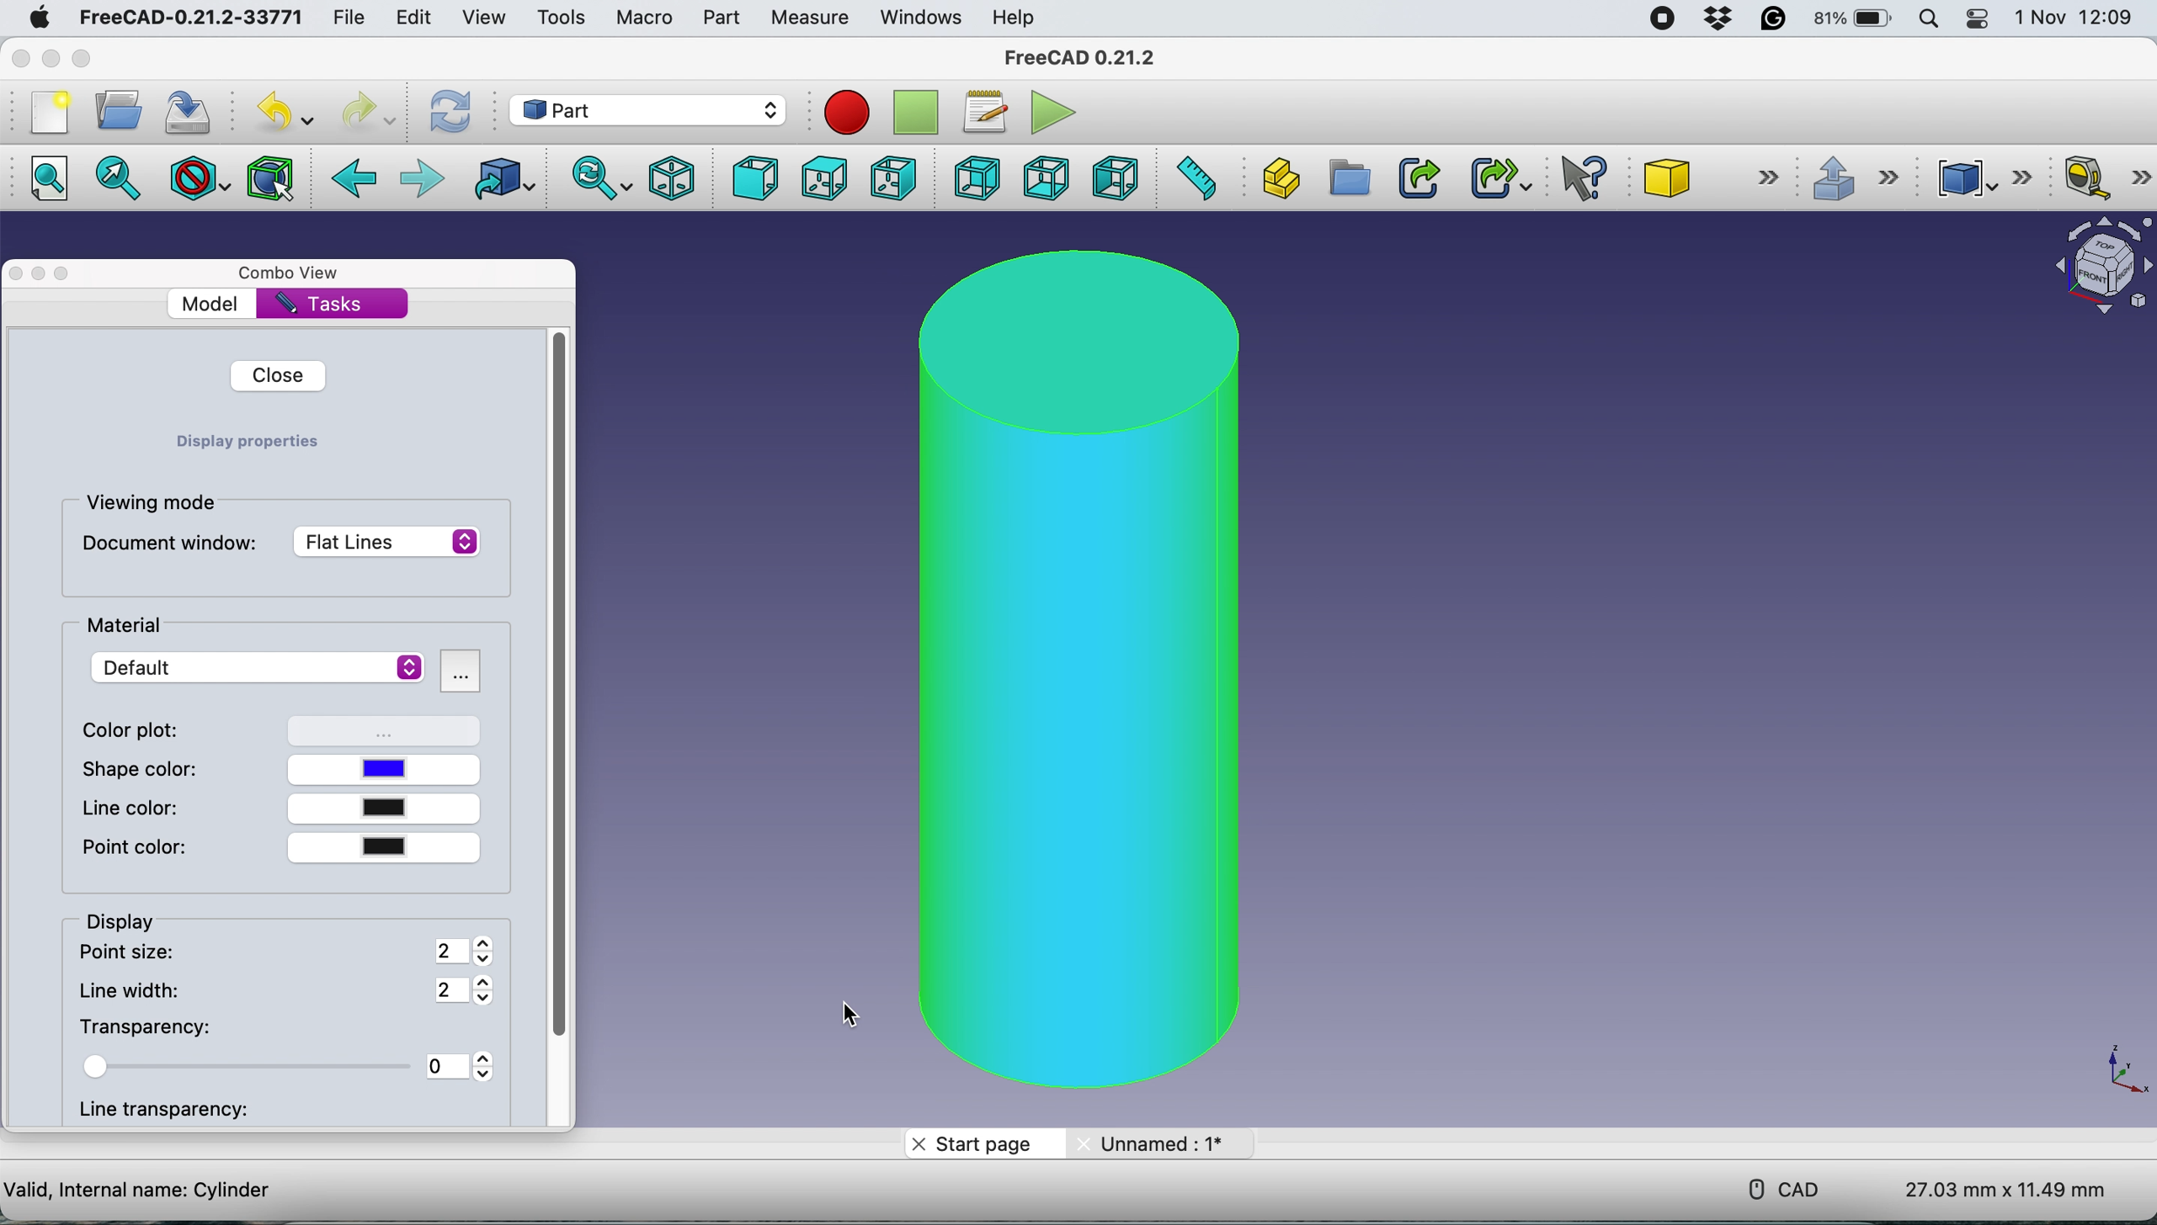 Image resolution: width=2157 pixels, height=1225 pixels. I want to click on refresh, so click(450, 109).